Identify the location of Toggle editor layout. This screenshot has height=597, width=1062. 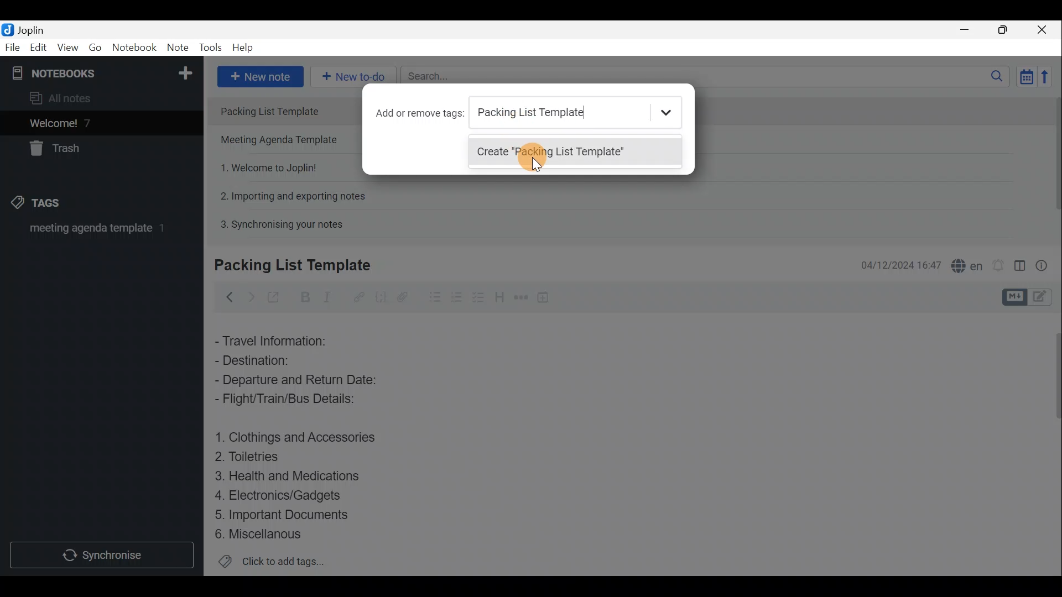
(1019, 262).